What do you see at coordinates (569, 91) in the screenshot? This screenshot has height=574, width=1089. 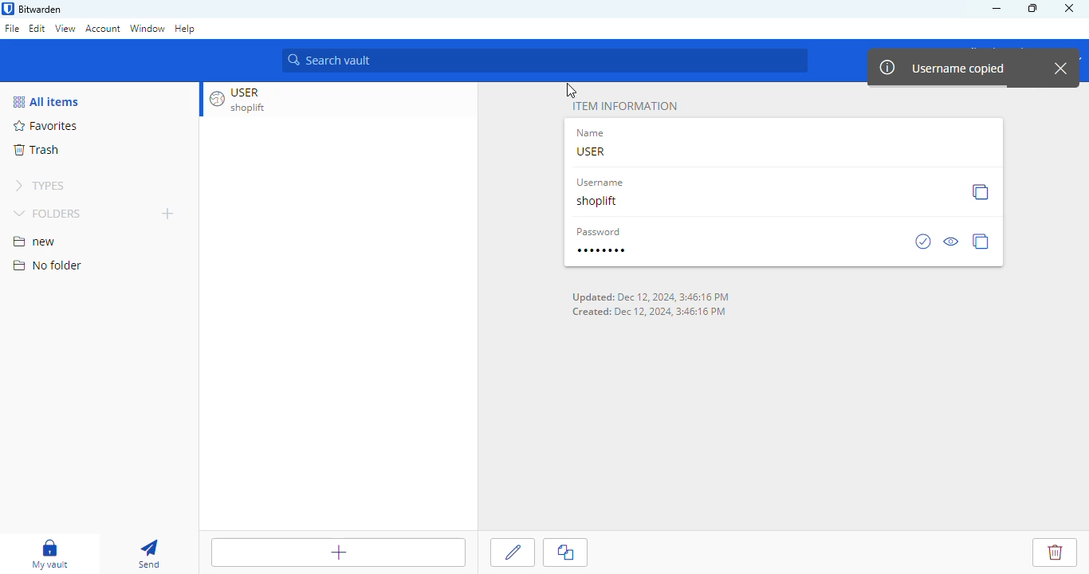 I see `cursor` at bounding box center [569, 91].